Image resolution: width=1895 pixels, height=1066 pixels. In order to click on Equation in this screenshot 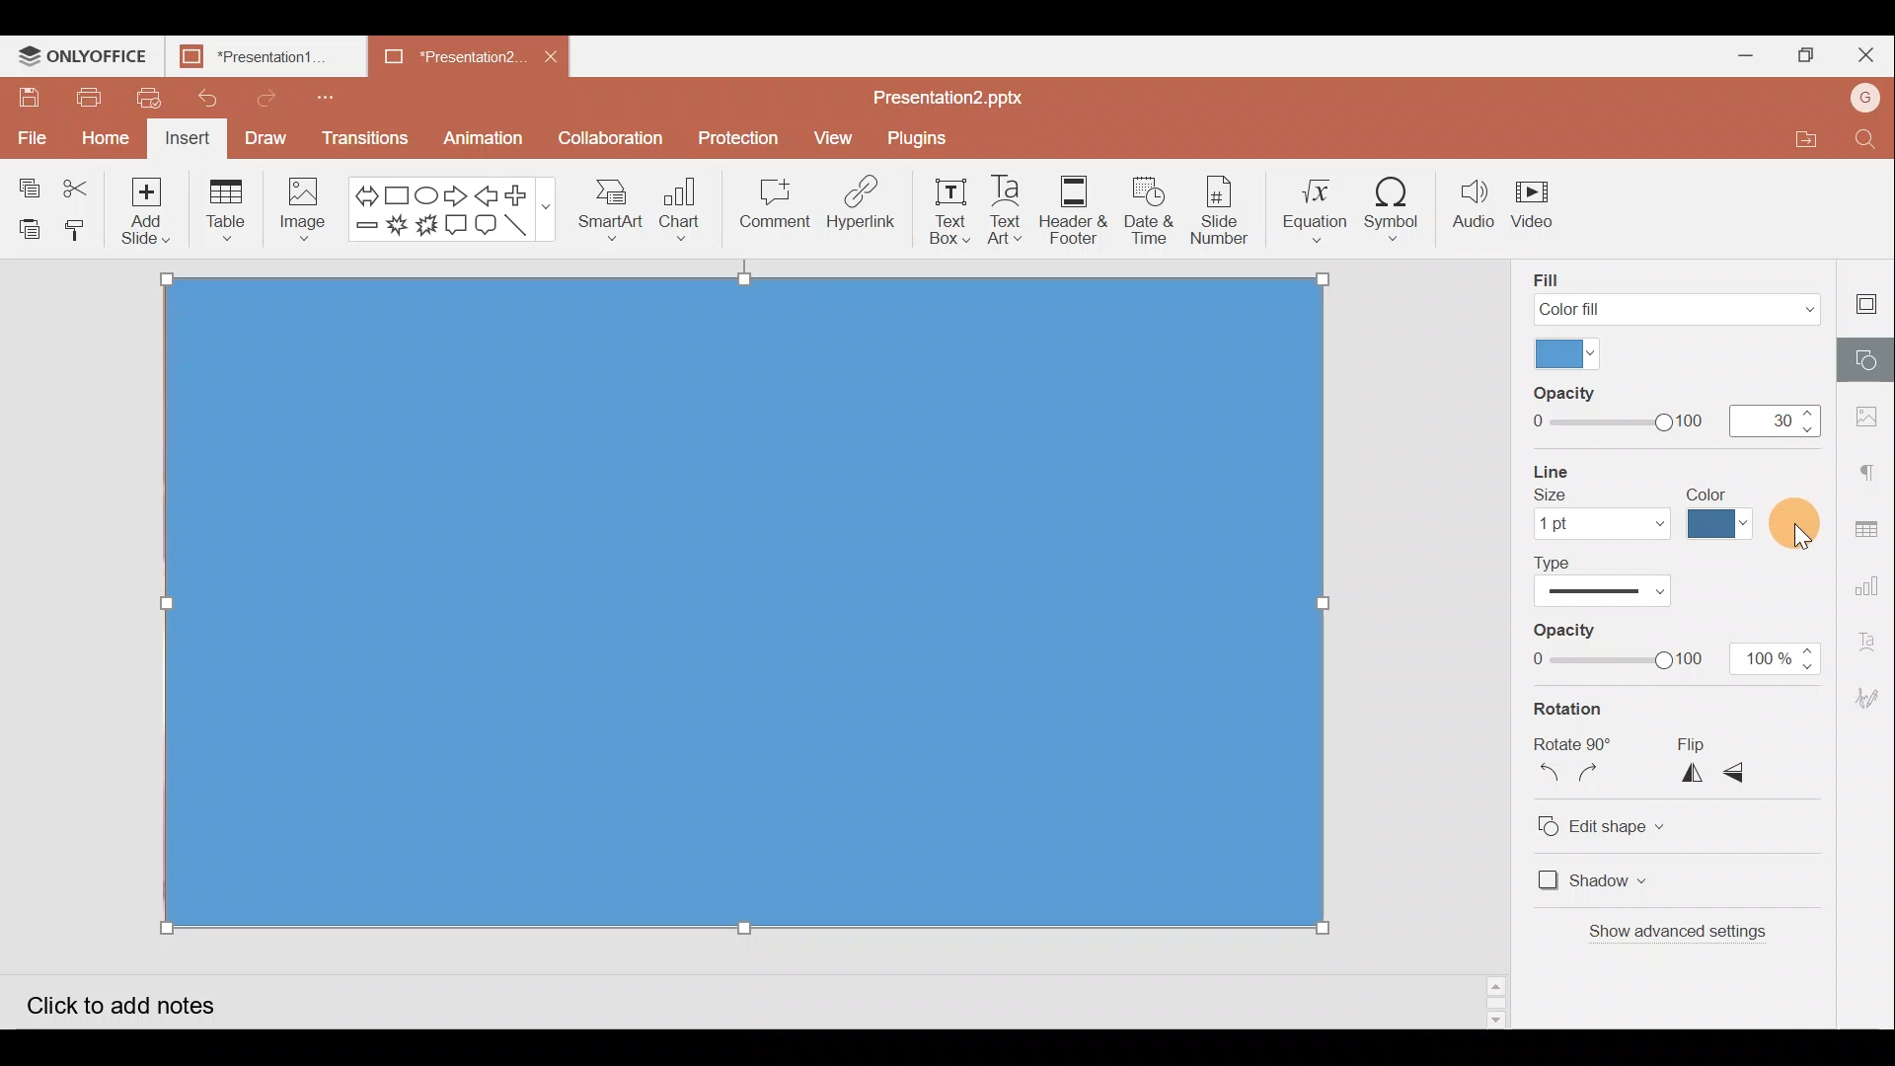, I will do `click(1315, 206)`.